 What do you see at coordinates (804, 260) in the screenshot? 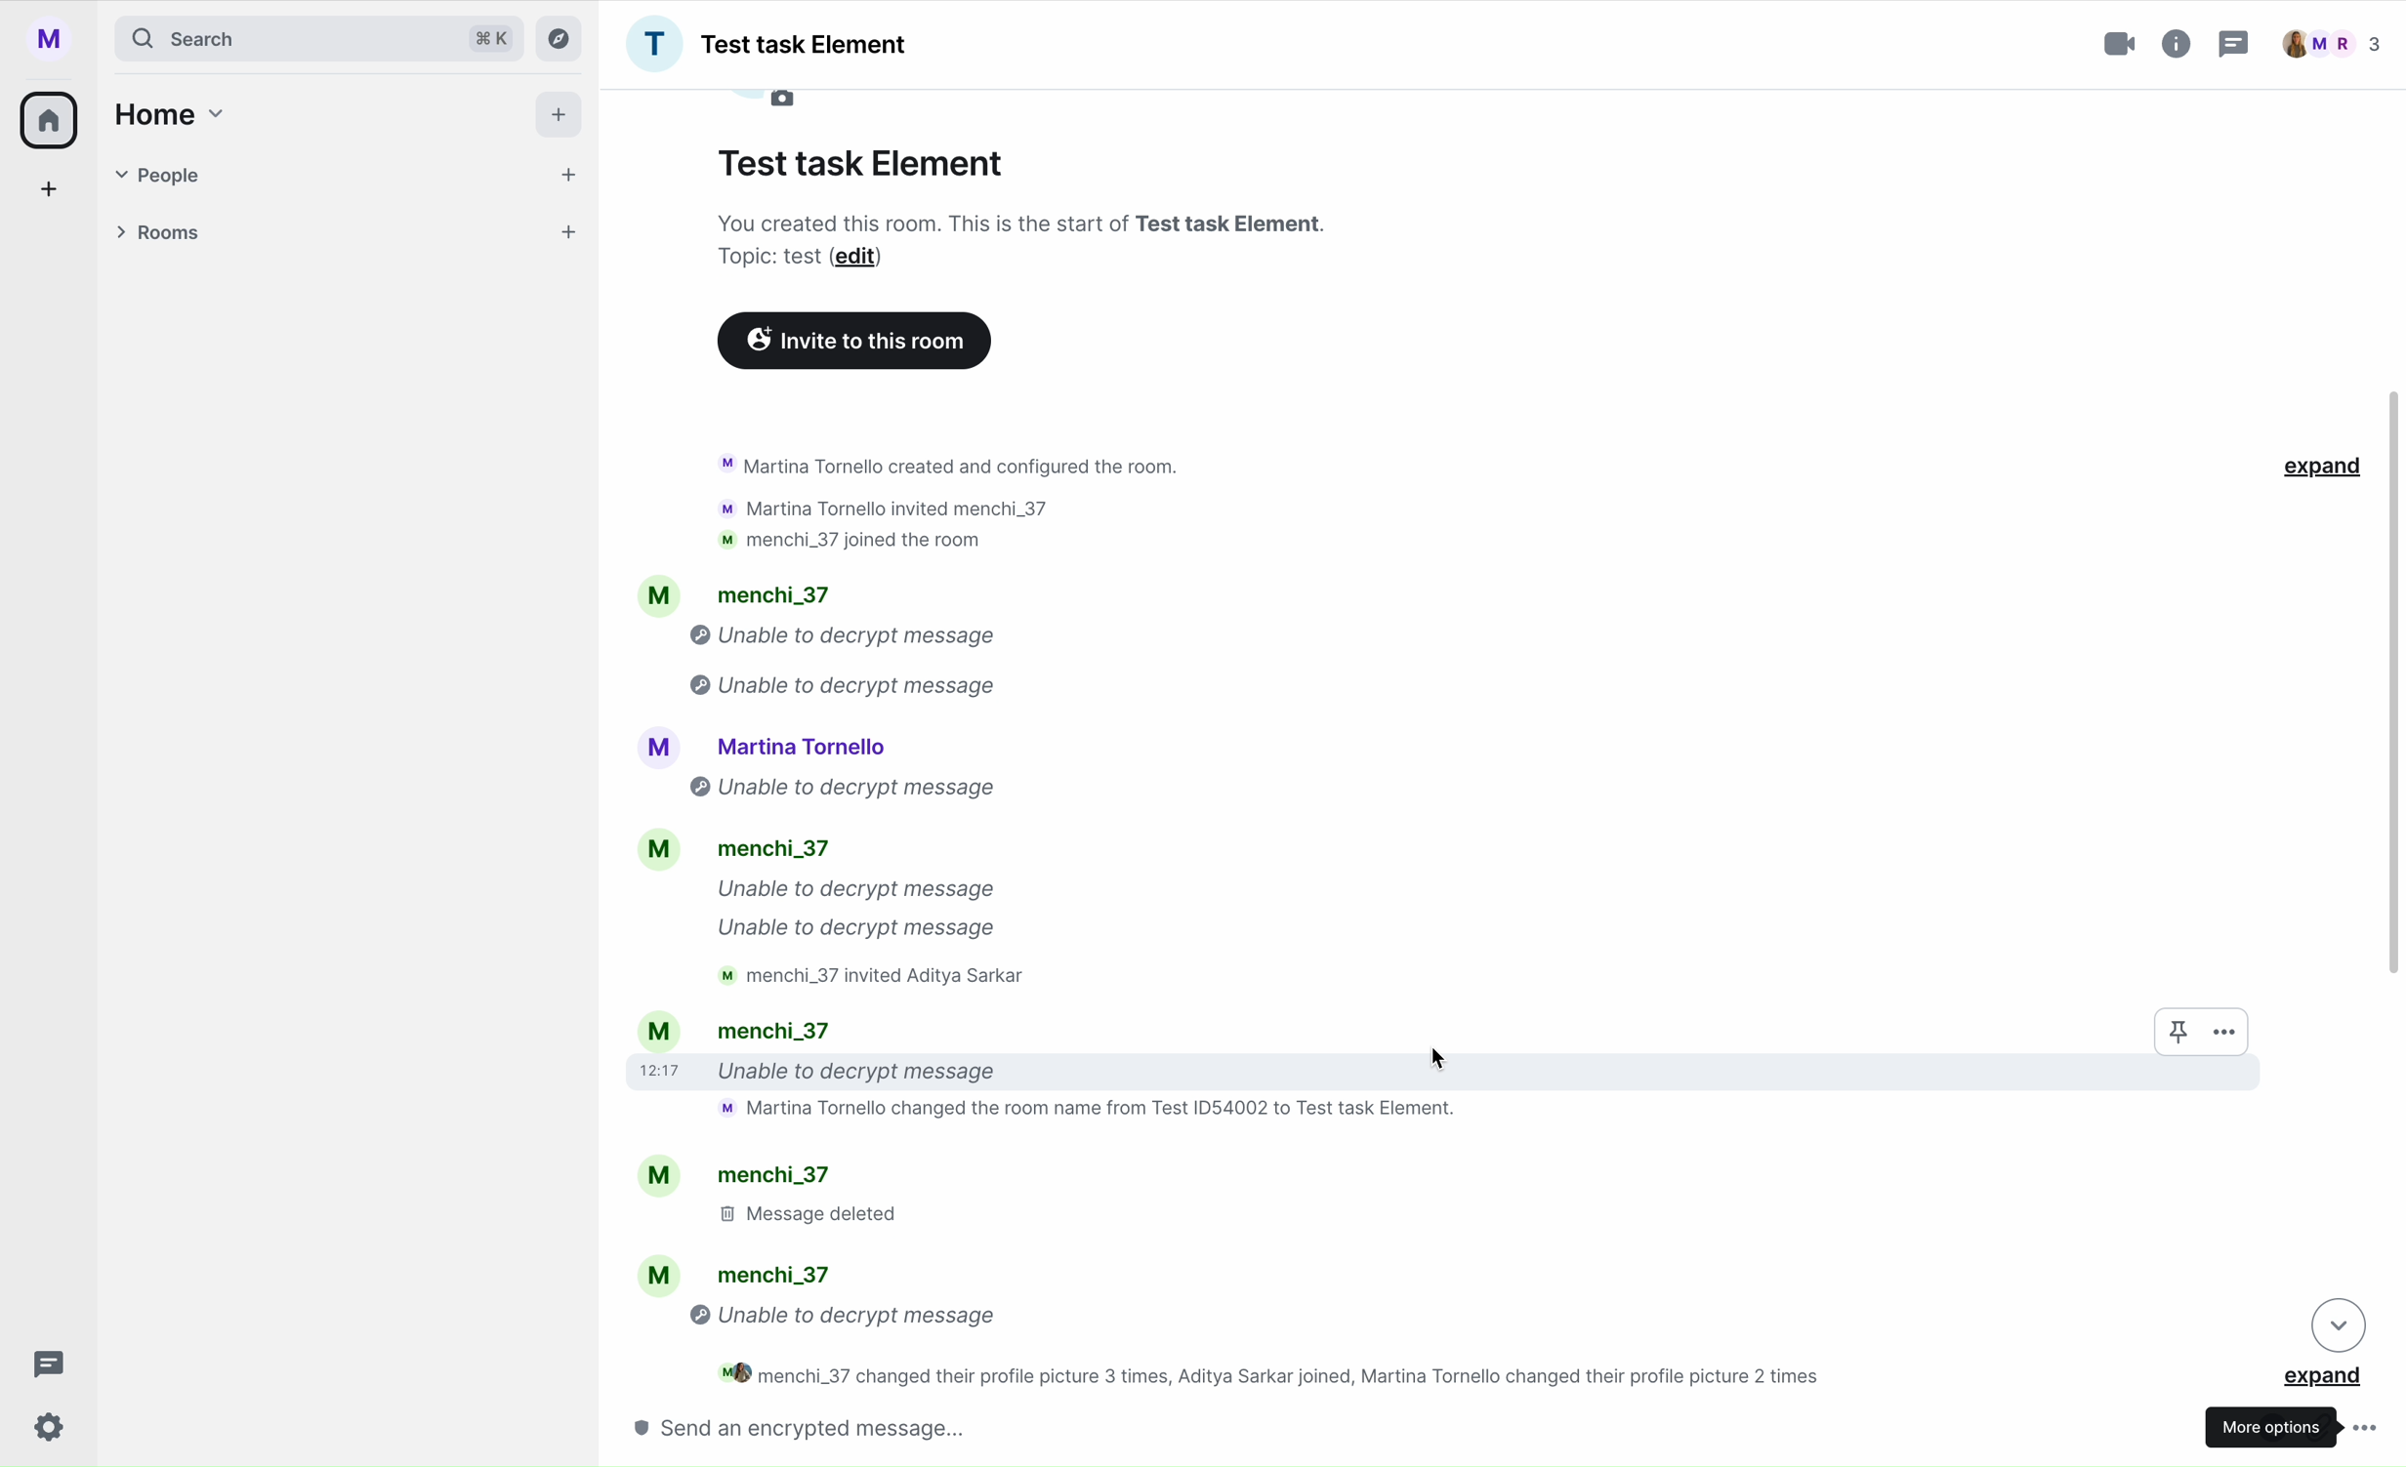
I see `Topic: test (edit)` at bounding box center [804, 260].